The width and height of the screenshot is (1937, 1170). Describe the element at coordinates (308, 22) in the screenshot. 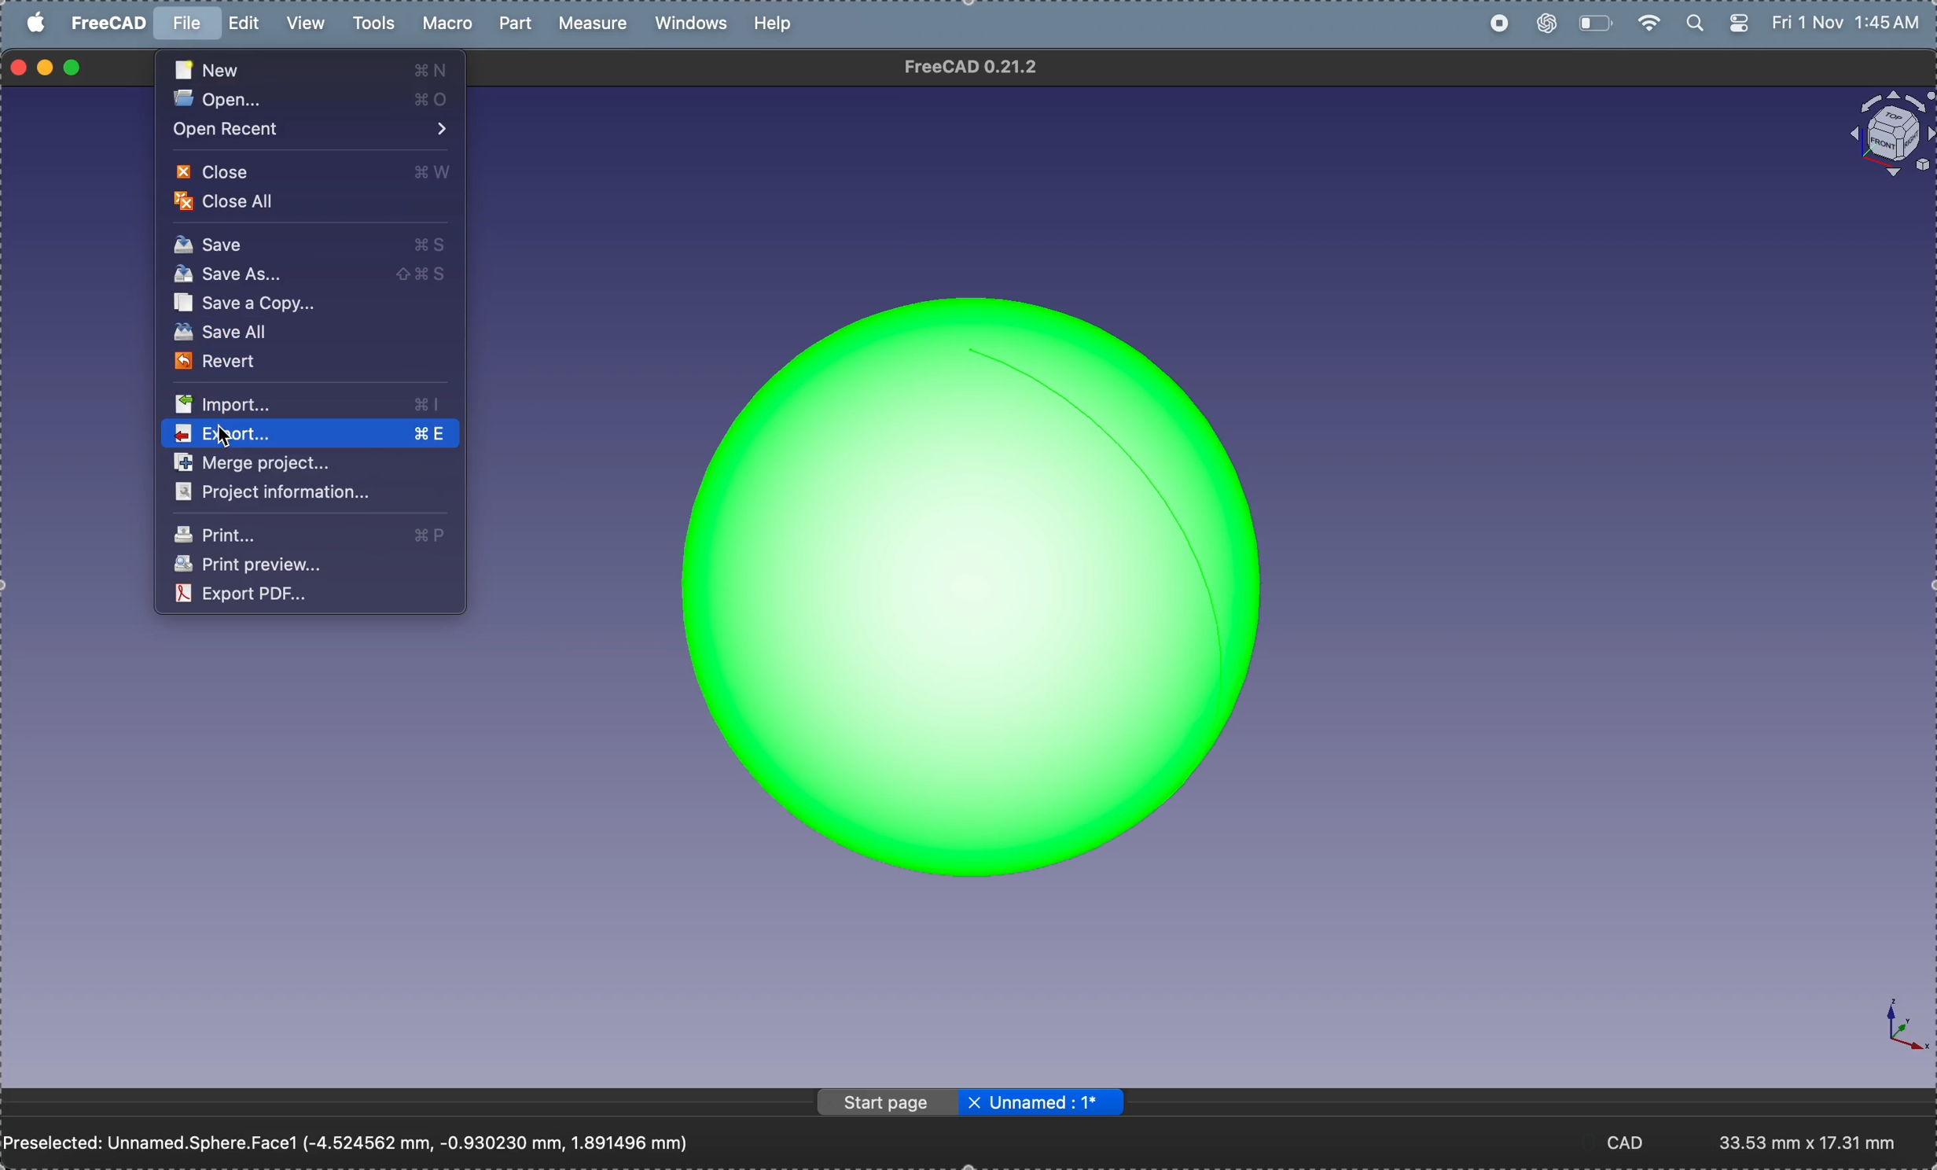

I see `view` at that location.